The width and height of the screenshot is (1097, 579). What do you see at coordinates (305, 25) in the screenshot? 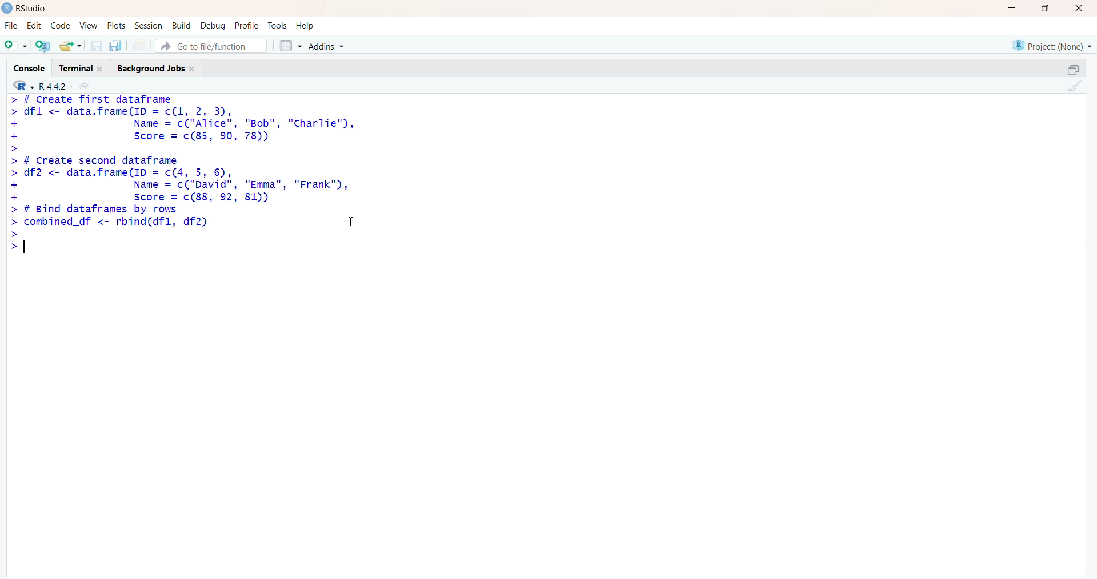
I see `Help` at bounding box center [305, 25].